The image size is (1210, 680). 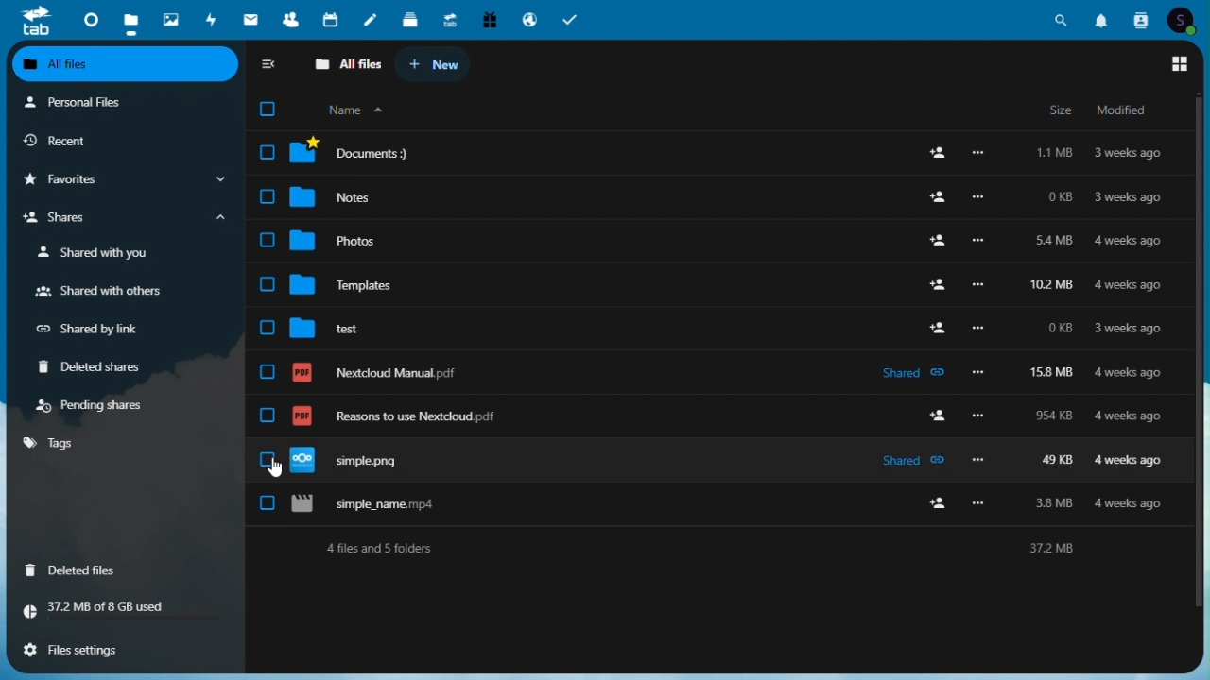 I want to click on organize by name, so click(x=350, y=110).